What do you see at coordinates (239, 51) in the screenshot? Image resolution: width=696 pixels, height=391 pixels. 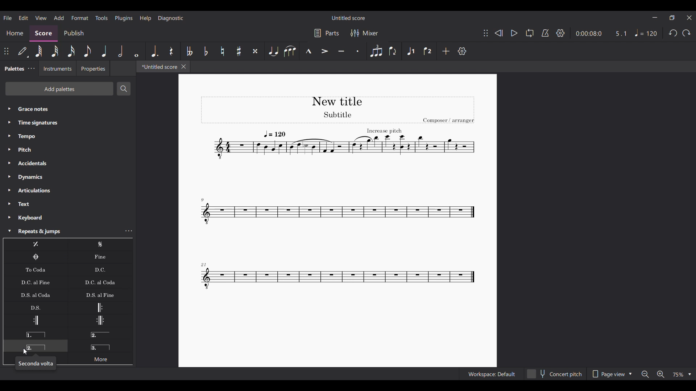 I see `Toggle sharp` at bounding box center [239, 51].